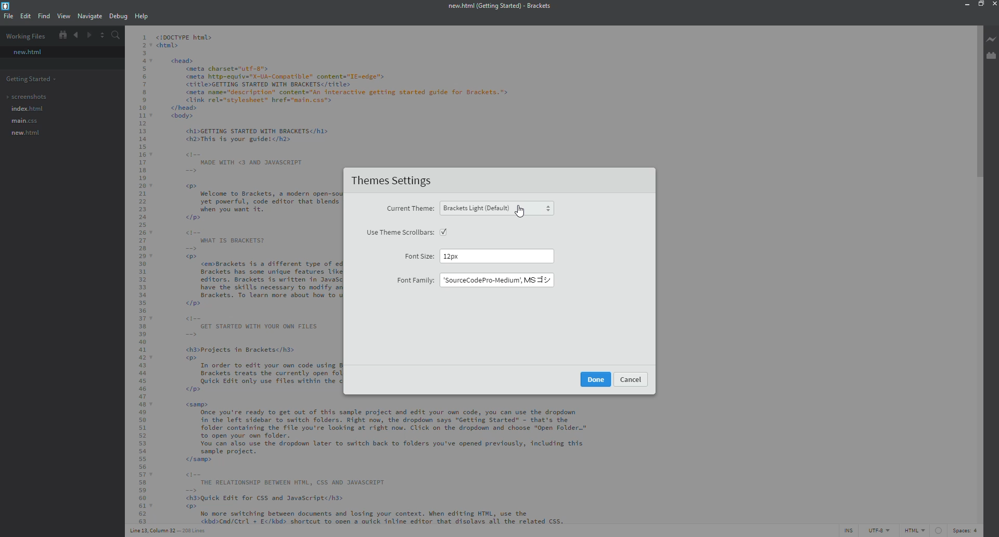 The width and height of the screenshot is (999, 537). I want to click on , so click(595, 379).